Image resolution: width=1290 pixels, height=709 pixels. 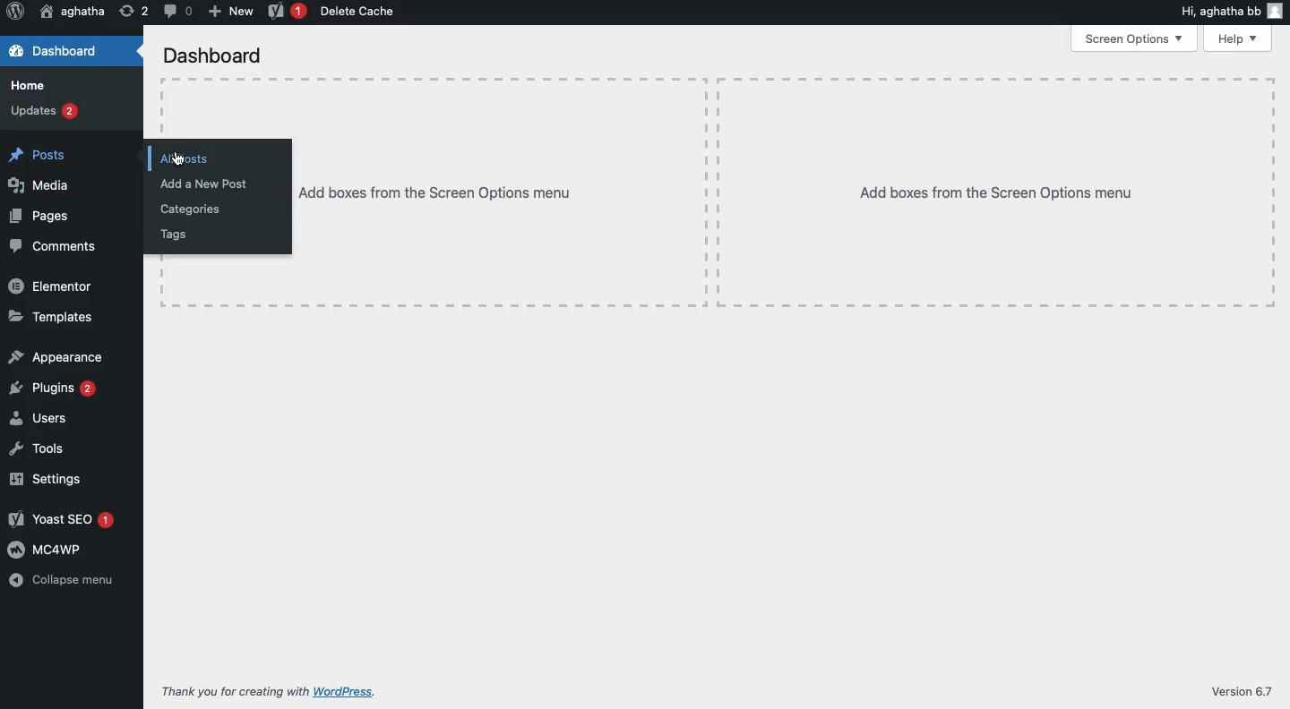 What do you see at coordinates (162, 275) in the screenshot?
I see `Table line` at bounding box center [162, 275].